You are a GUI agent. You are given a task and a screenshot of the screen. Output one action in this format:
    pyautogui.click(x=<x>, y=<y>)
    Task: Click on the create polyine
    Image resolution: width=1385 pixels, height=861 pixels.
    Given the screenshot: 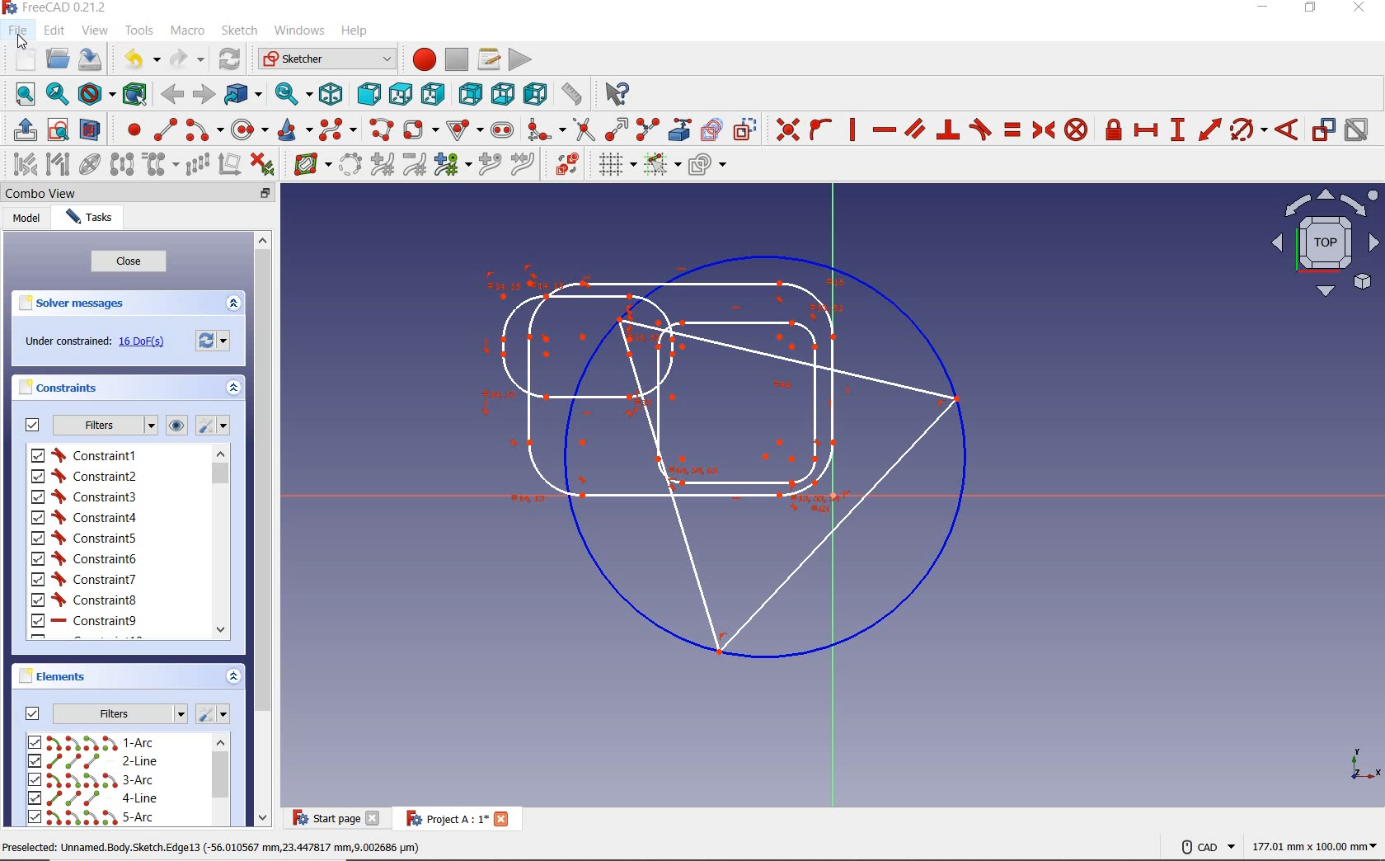 What is the action you would take?
    pyautogui.click(x=379, y=129)
    